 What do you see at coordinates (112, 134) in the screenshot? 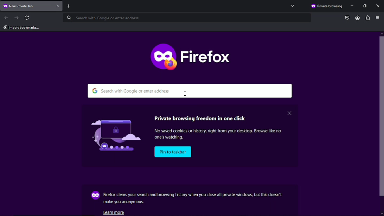
I see `logo` at bounding box center [112, 134].